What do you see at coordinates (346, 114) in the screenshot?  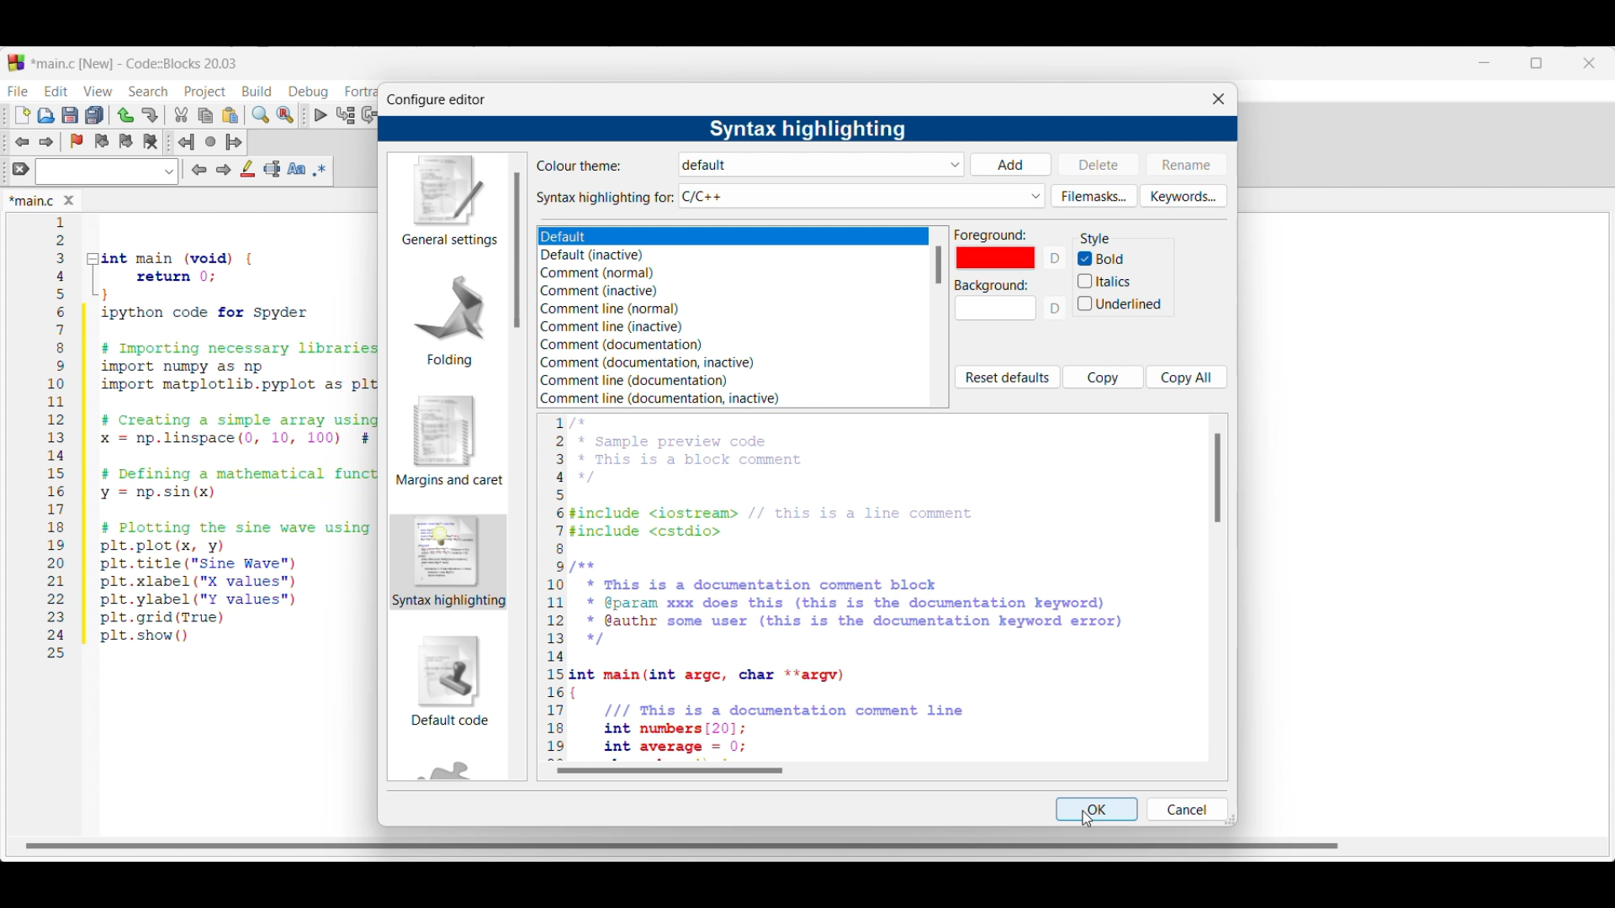 I see `Run to cursor` at bounding box center [346, 114].